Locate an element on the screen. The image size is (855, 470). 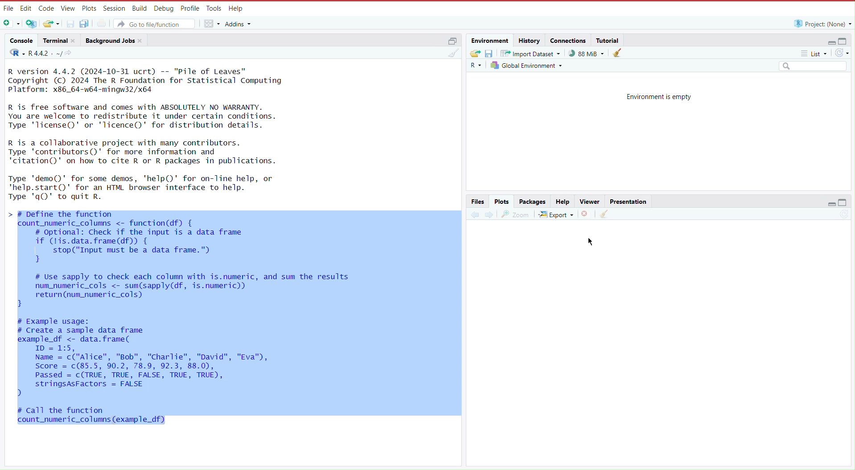
Load workspace is located at coordinates (475, 53).